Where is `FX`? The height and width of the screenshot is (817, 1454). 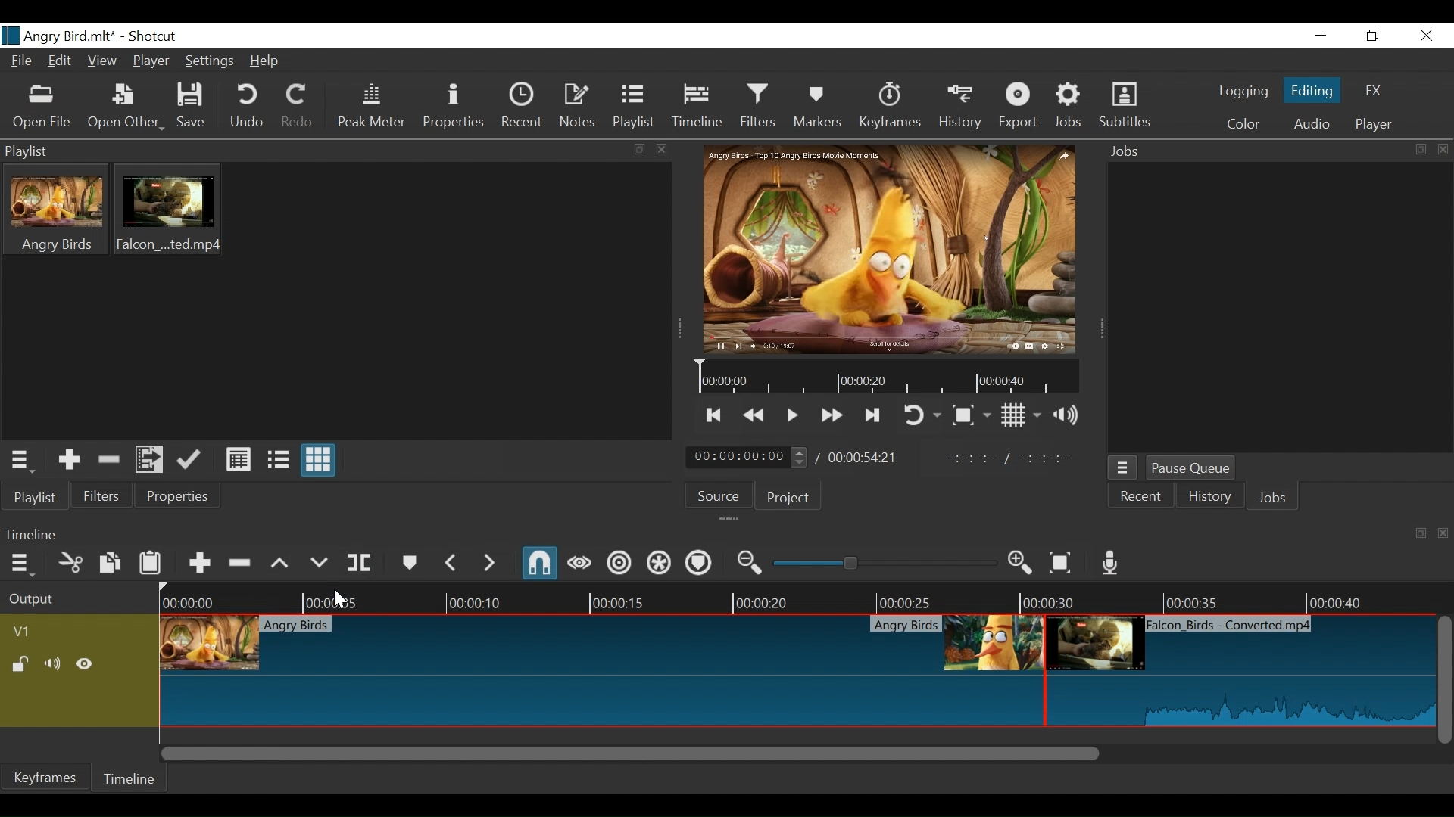 FX is located at coordinates (1378, 91).